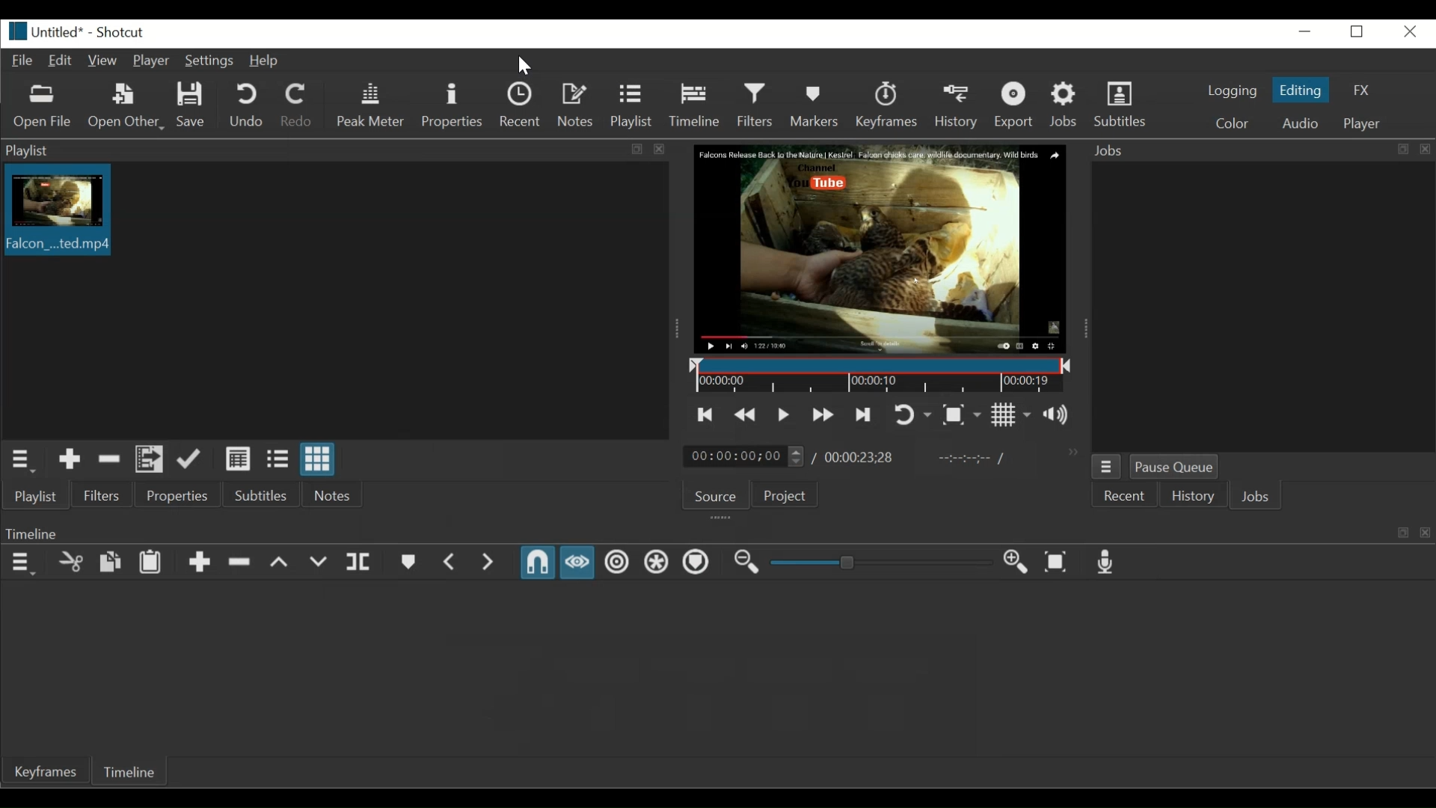 This screenshot has height=808, width=1436. What do you see at coordinates (1236, 92) in the screenshot?
I see `logging` at bounding box center [1236, 92].